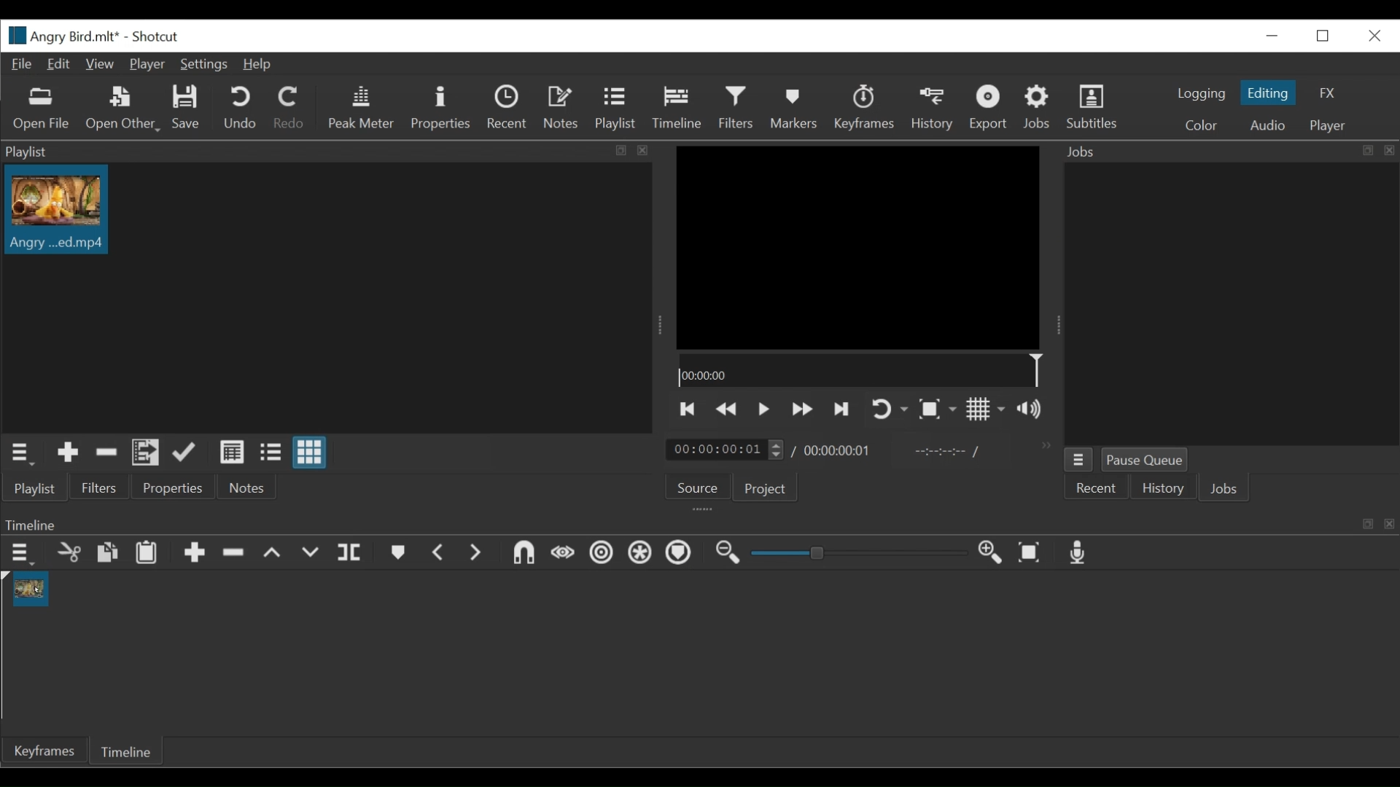 This screenshot has height=787, width=1400. Describe the element at coordinates (236, 553) in the screenshot. I see `Ripple Delete` at that location.